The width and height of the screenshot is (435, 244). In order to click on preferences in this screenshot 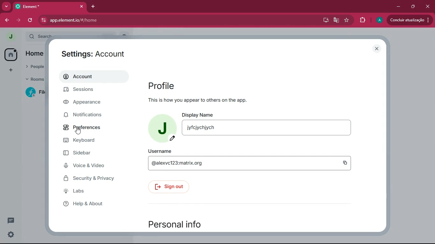, I will do `click(91, 129)`.